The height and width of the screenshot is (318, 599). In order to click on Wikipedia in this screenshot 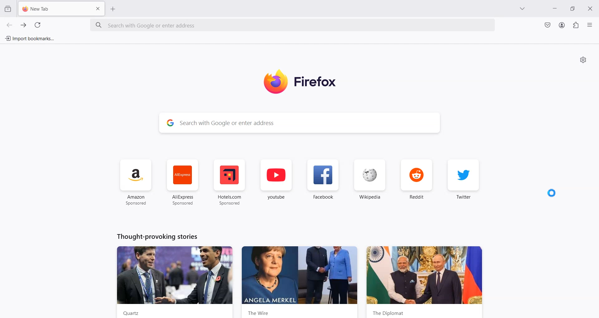, I will do `click(369, 182)`.